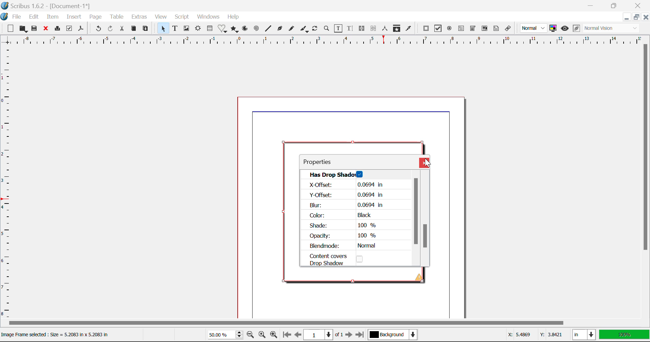  What do you see at coordinates (175, 29) in the screenshot?
I see `Text Frame` at bounding box center [175, 29].